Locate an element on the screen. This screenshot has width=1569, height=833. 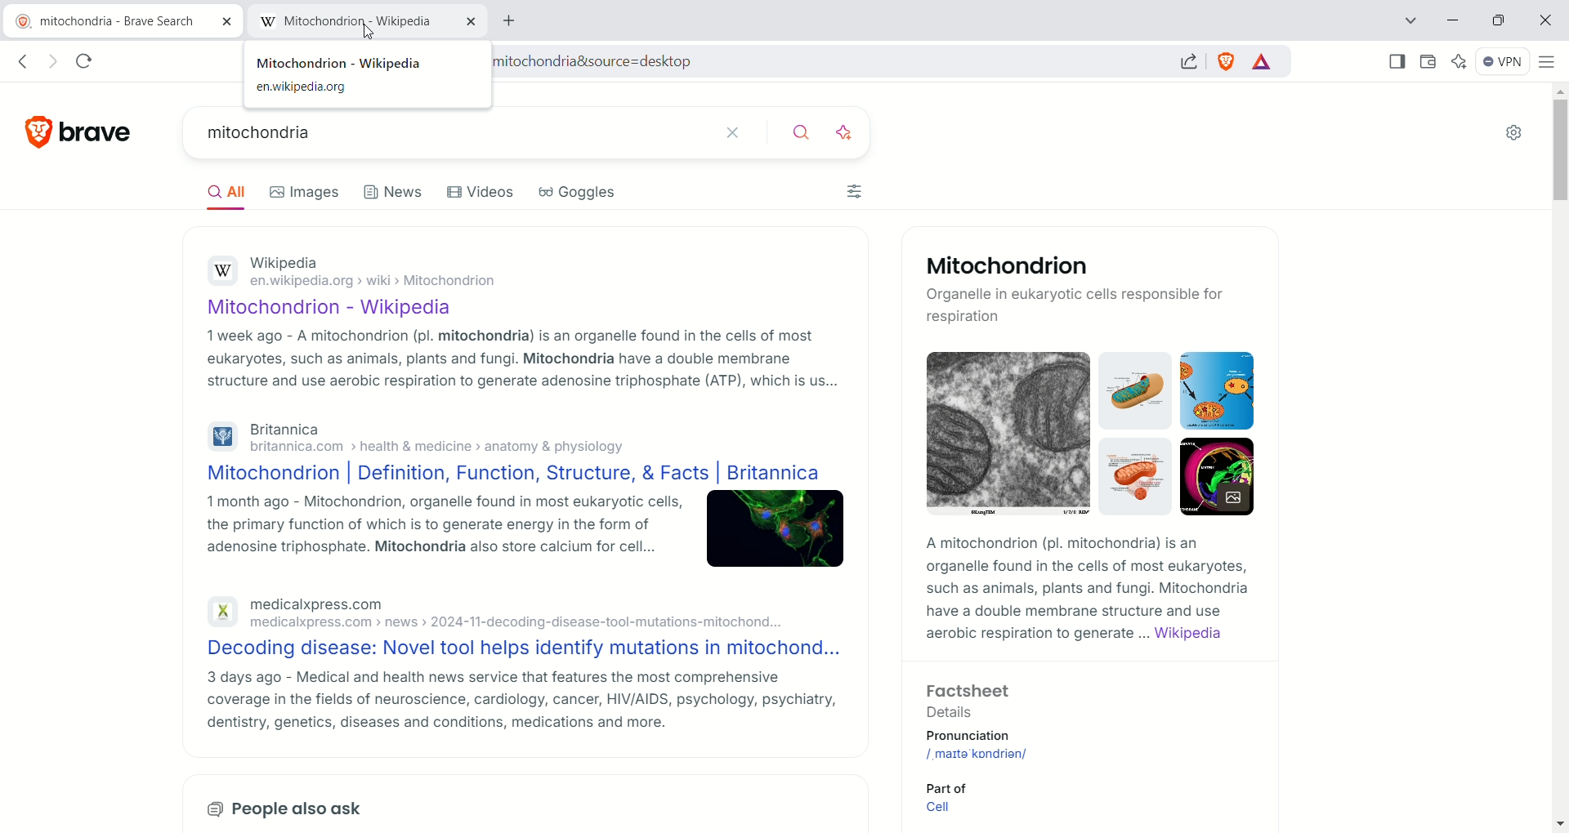
close is located at coordinates (471, 21).